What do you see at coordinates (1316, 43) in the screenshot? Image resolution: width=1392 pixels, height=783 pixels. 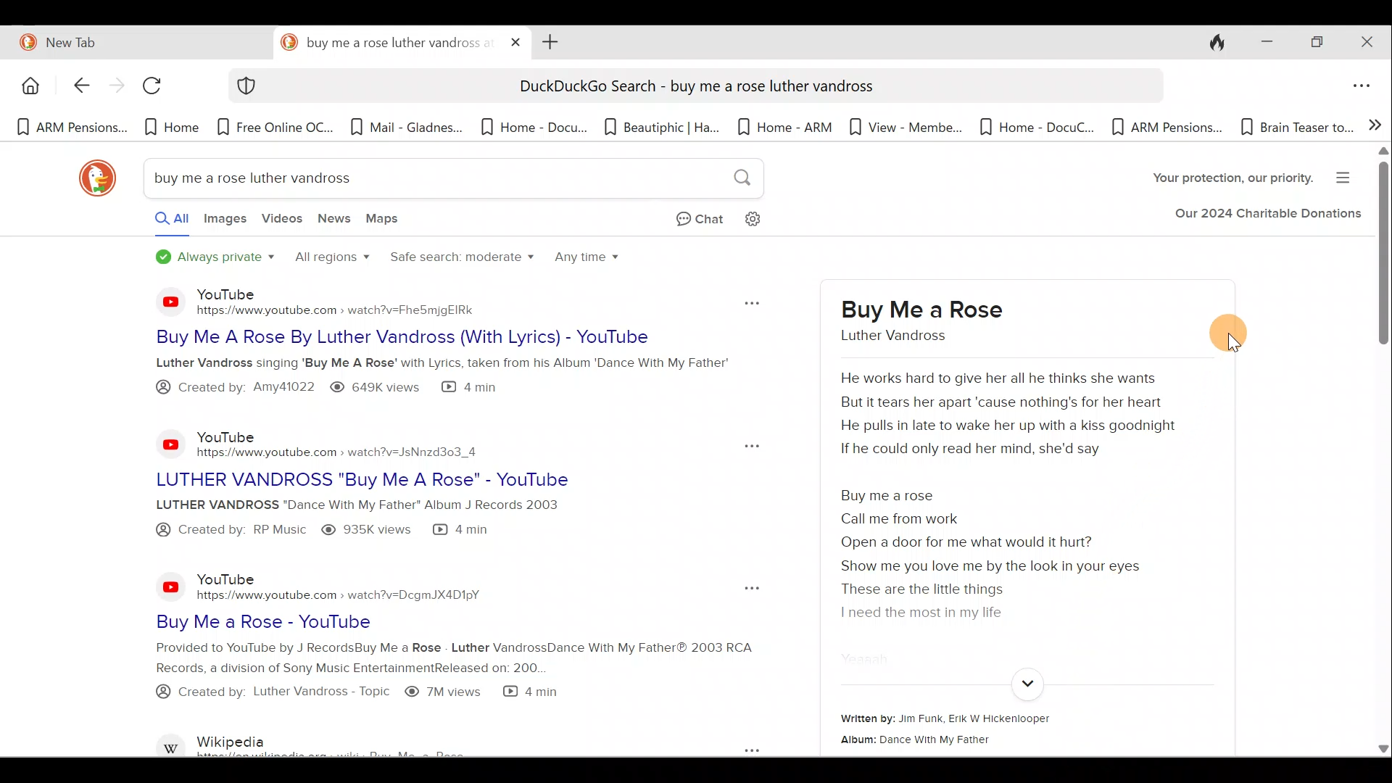 I see `Restore down` at bounding box center [1316, 43].